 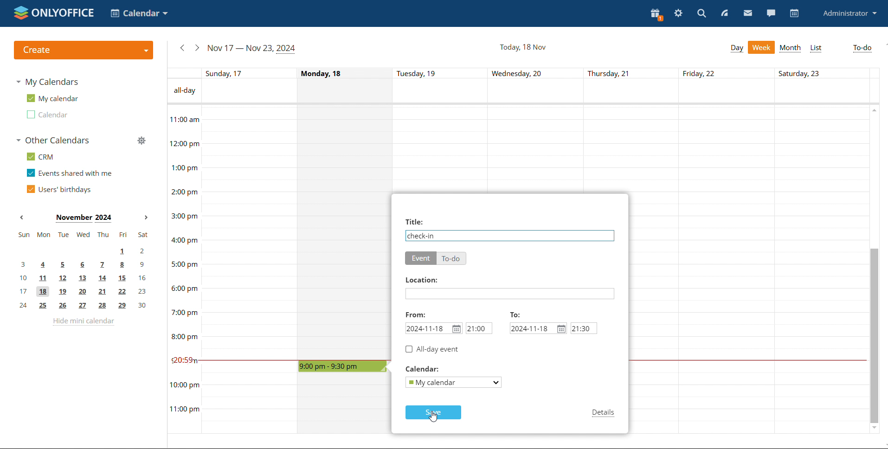 What do you see at coordinates (872, 335) in the screenshot?
I see `scrollbar` at bounding box center [872, 335].